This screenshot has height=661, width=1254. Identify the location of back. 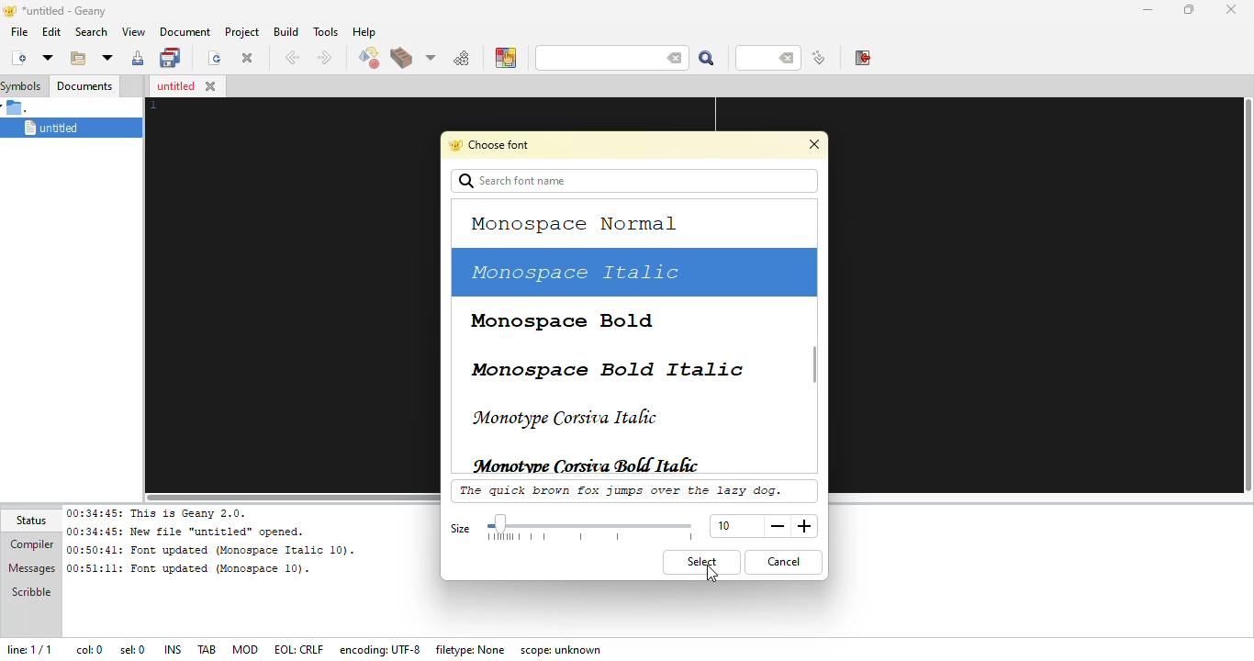
(291, 58).